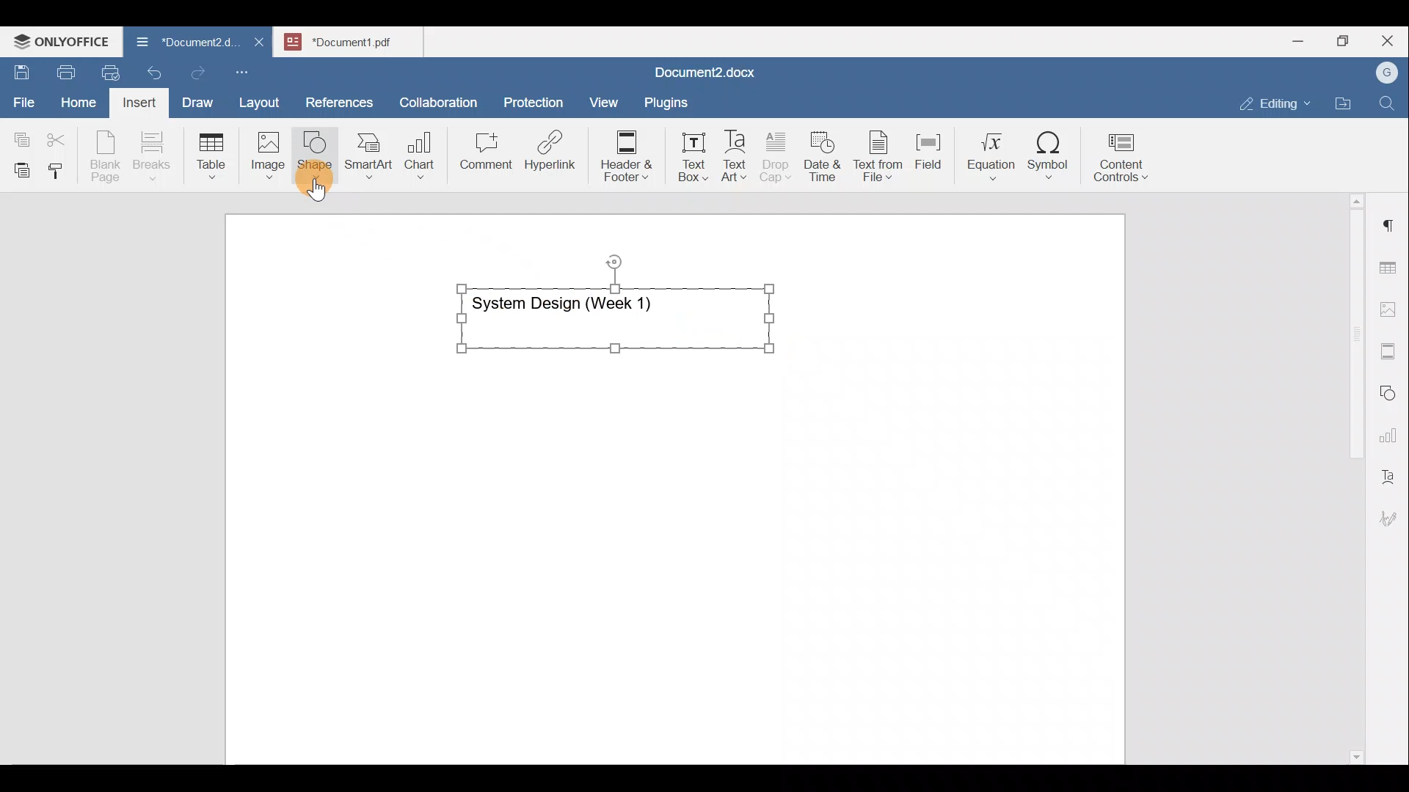 Image resolution: width=1409 pixels, height=792 pixels. What do you see at coordinates (338, 100) in the screenshot?
I see `References` at bounding box center [338, 100].